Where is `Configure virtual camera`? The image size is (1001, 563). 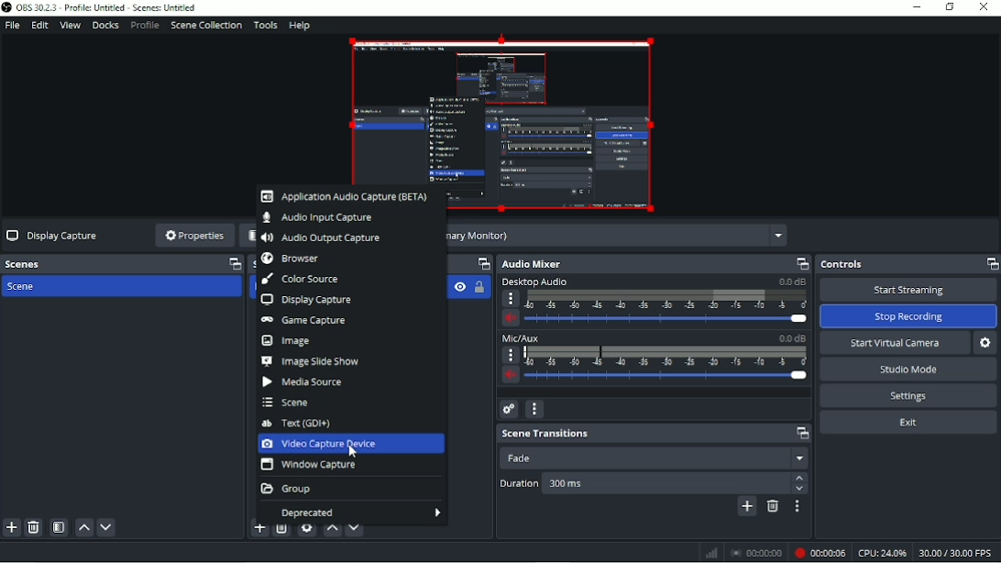
Configure virtual camera is located at coordinates (985, 343).